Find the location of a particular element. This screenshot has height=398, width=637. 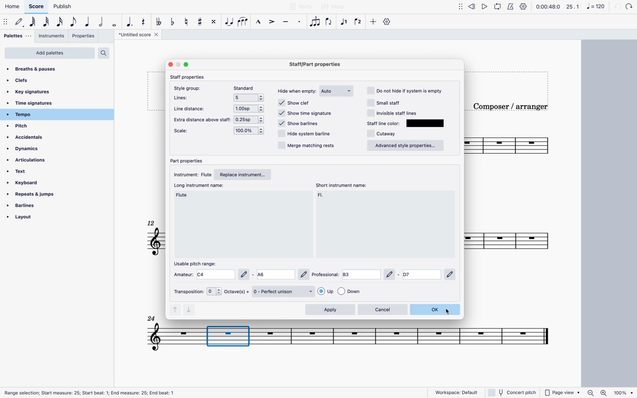

options is located at coordinates (345, 291).